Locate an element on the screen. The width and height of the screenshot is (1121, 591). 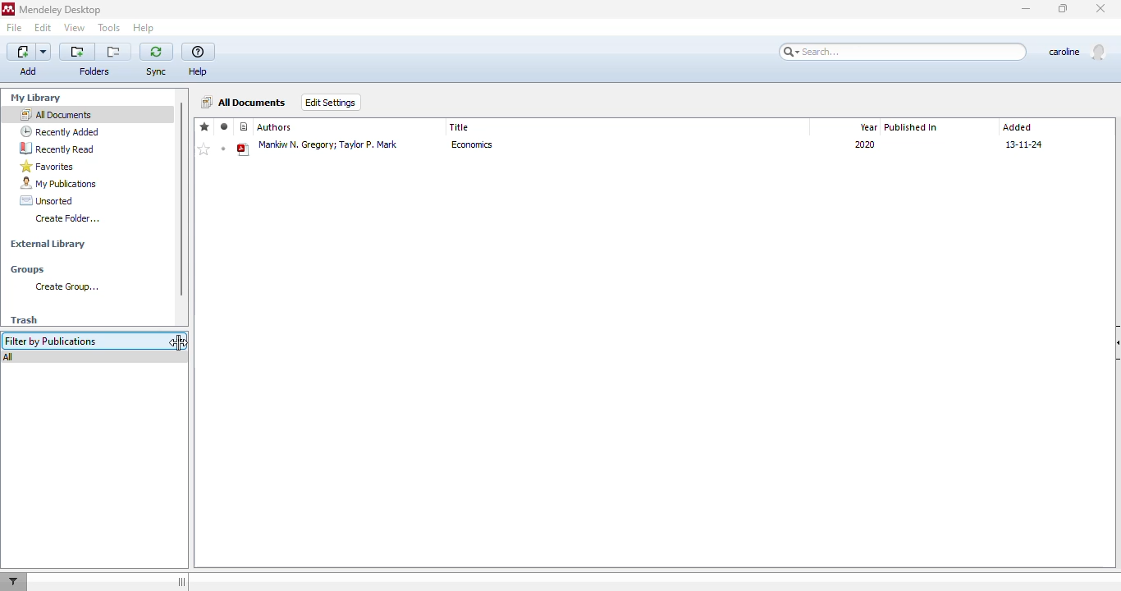
cursor is located at coordinates (179, 342).